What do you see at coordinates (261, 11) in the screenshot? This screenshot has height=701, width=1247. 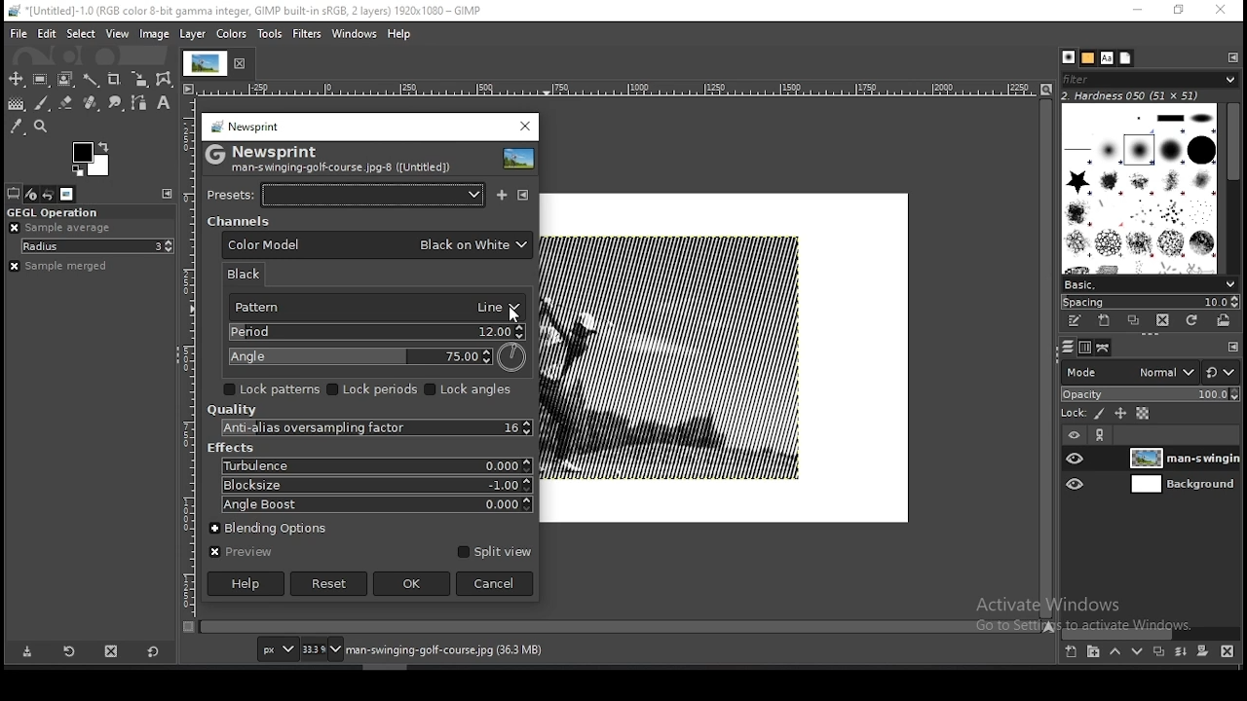 I see `*[Untitled]-1.0 (RGB color 8-bit gamma integer, GIMP built-in sRGB, 2 layers) 1920x1080 - GIMP` at bounding box center [261, 11].